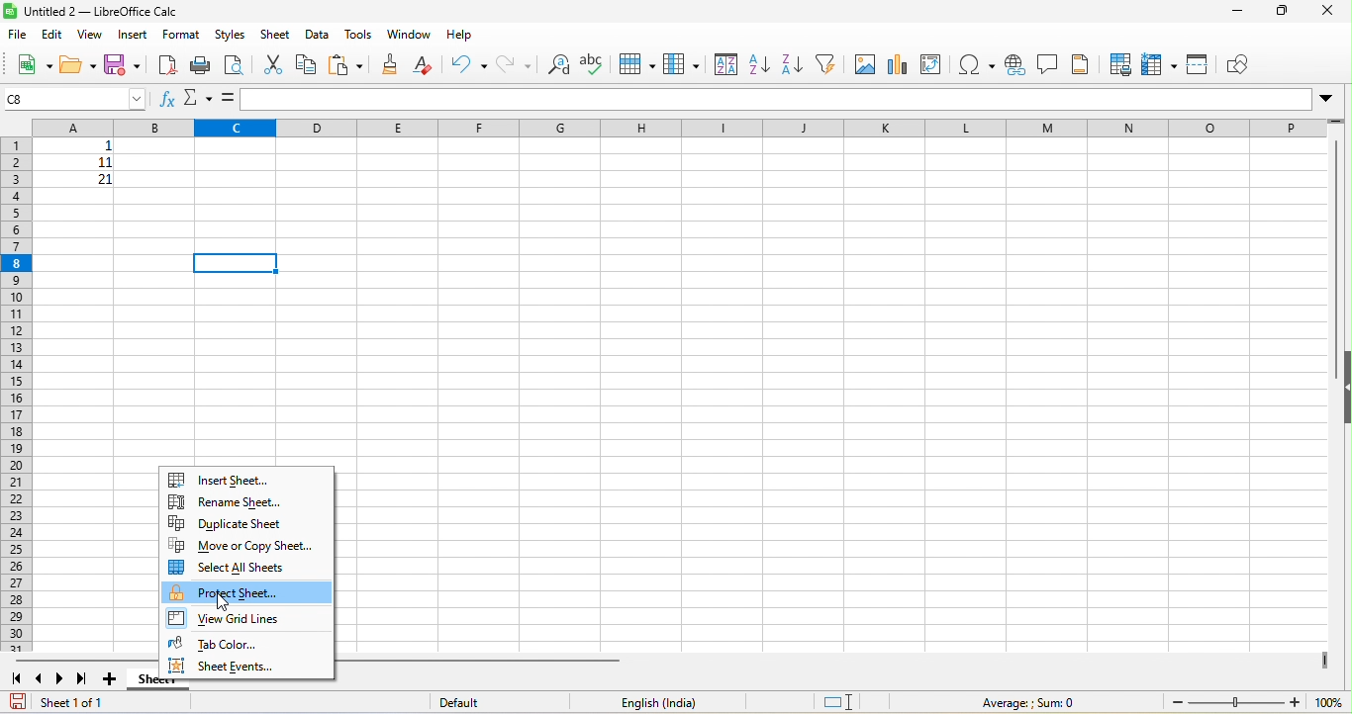 Image resolution: width=1352 pixels, height=714 pixels. Describe the element at coordinates (33, 67) in the screenshot. I see `new` at that location.